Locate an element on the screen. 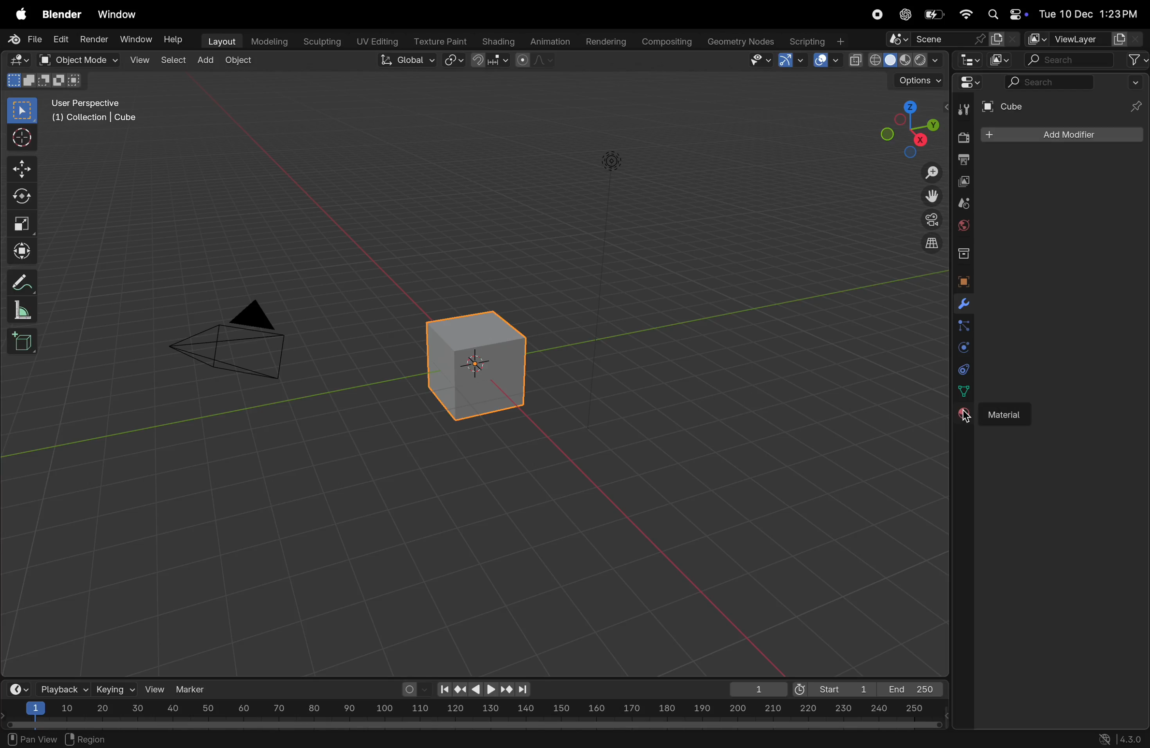 The height and width of the screenshot is (748, 1150). material is located at coordinates (961, 415).